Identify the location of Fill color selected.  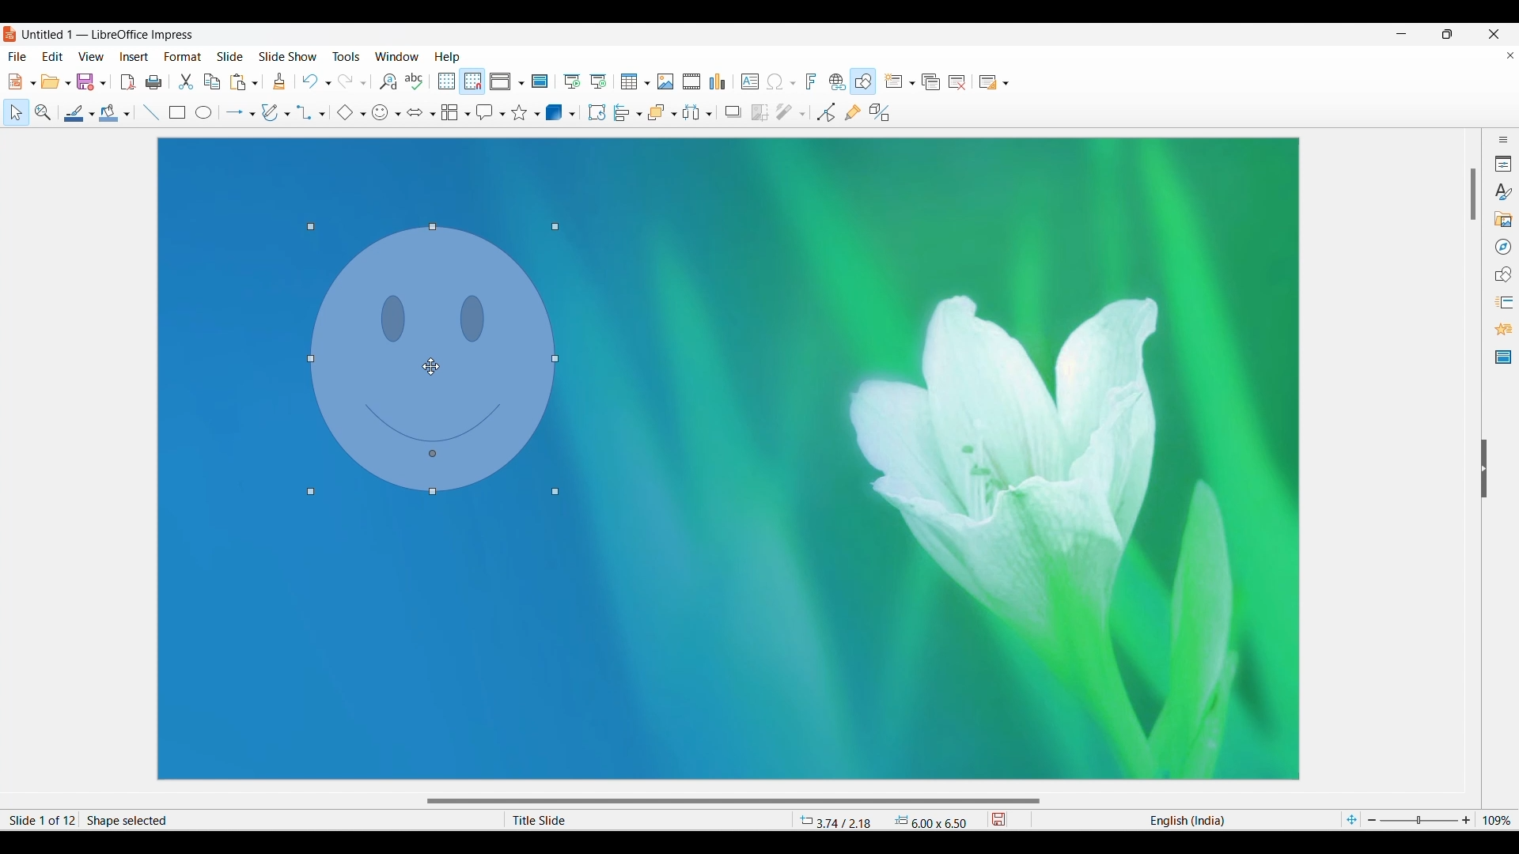
(109, 113).